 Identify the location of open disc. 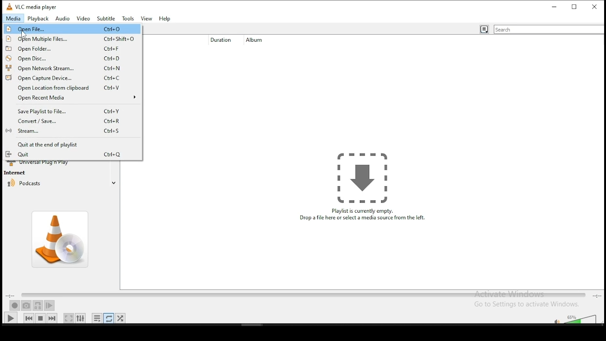
(72, 58).